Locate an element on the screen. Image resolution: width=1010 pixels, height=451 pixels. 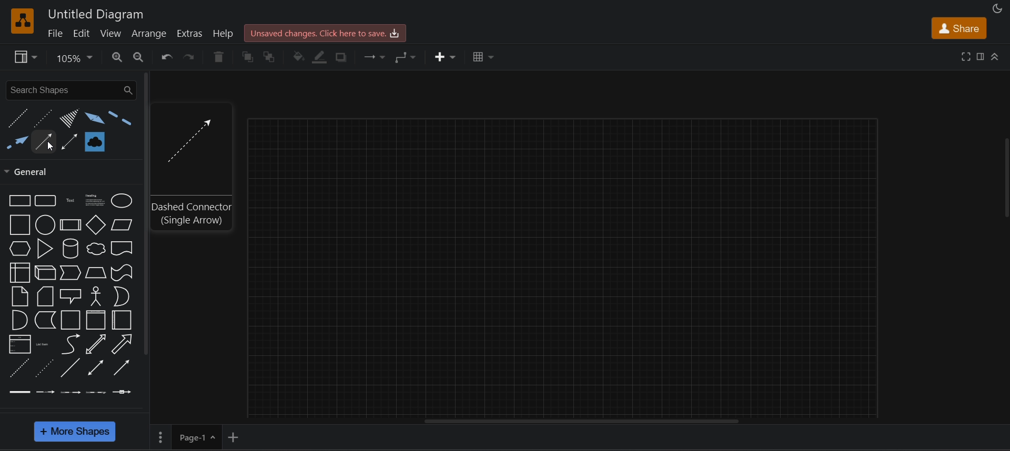
table is located at coordinates (482, 56).